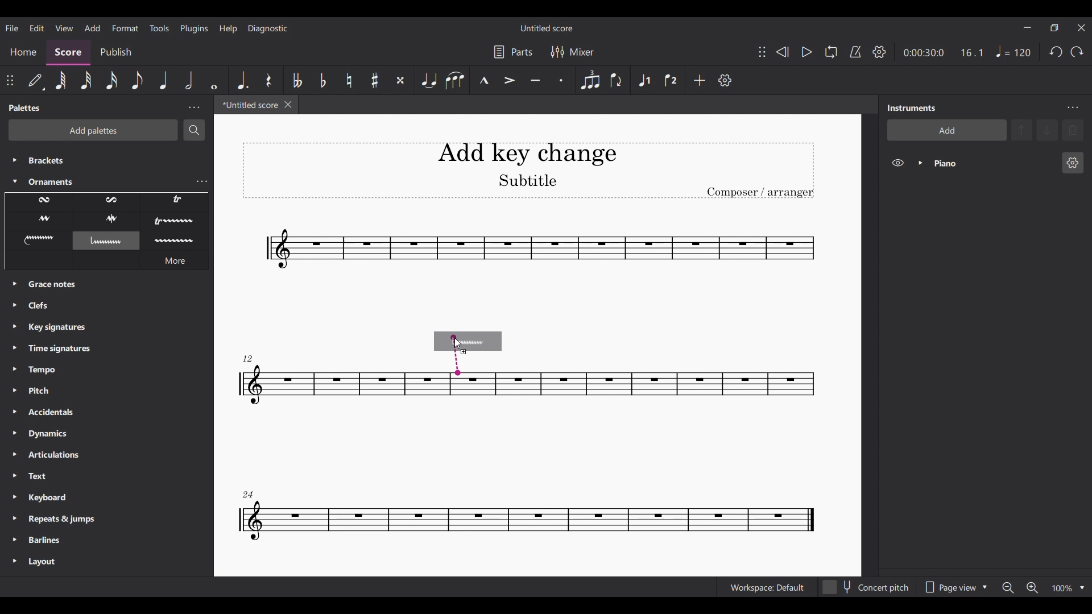 This screenshot has width=1092, height=614. Describe the element at coordinates (36, 27) in the screenshot. I see `Edit menu` at that location.